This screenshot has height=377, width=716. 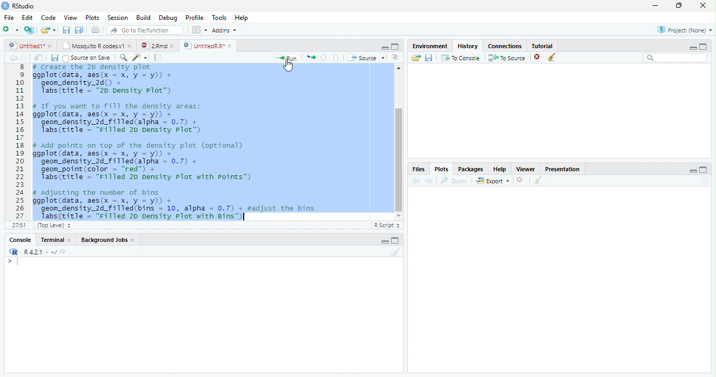 I want to click on Source, so click(x=366, y=58).